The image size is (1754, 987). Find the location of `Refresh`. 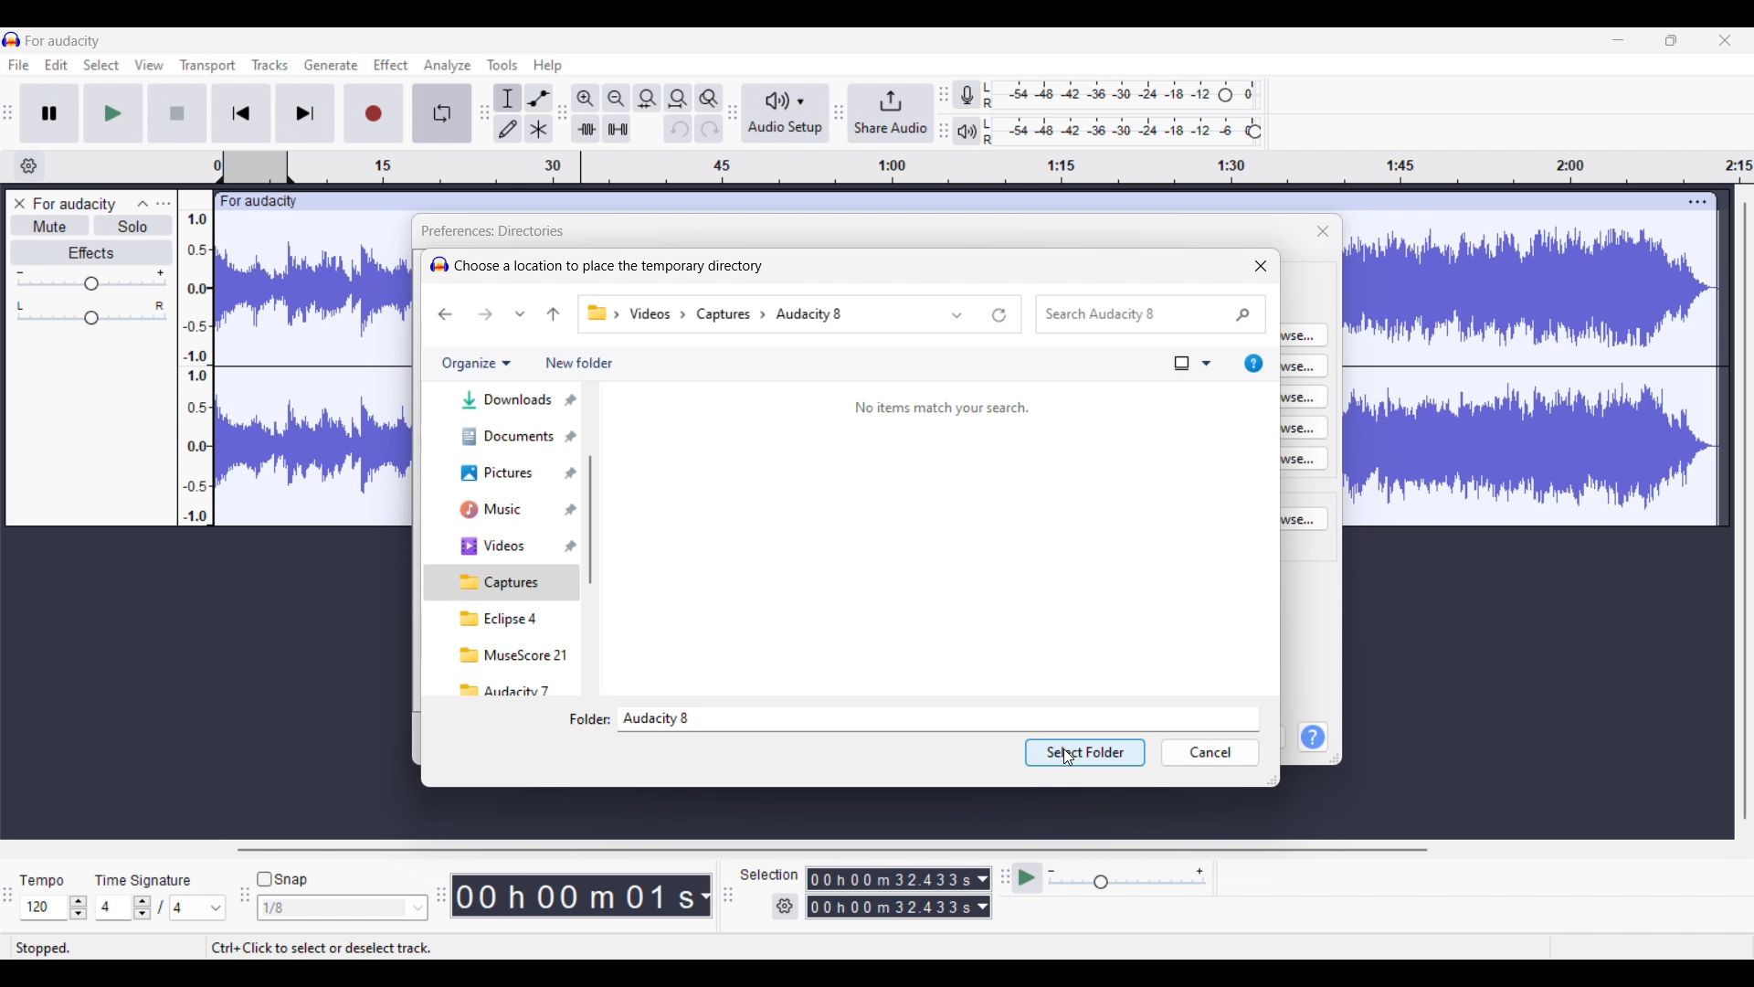

Refresh is located at coordinates (999, 315).